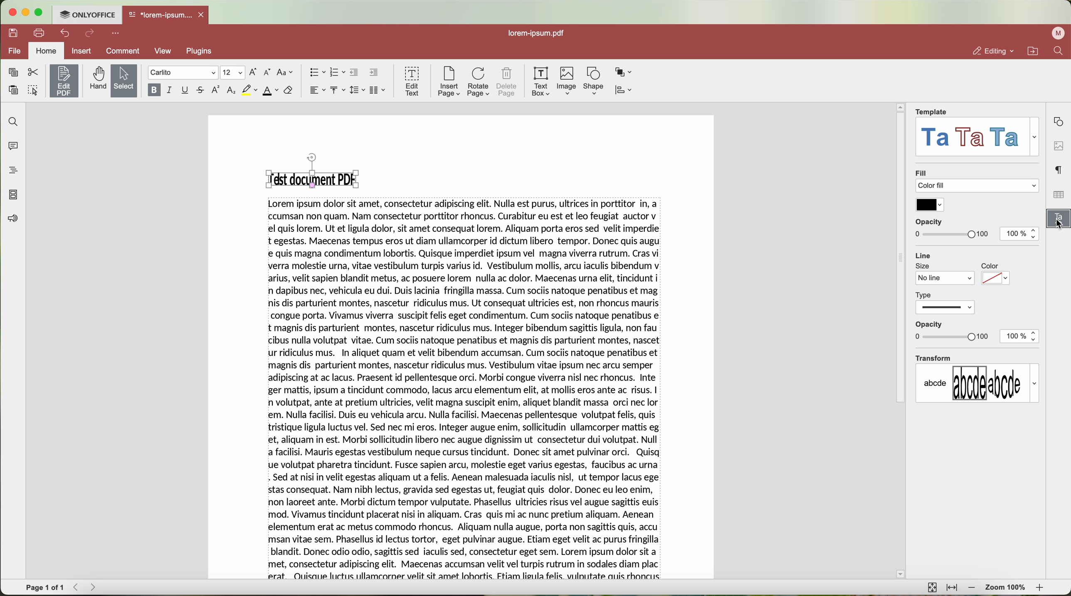  Describe the element at coordinates (979, 186) in the screenshot. I see `color fill` at that location.